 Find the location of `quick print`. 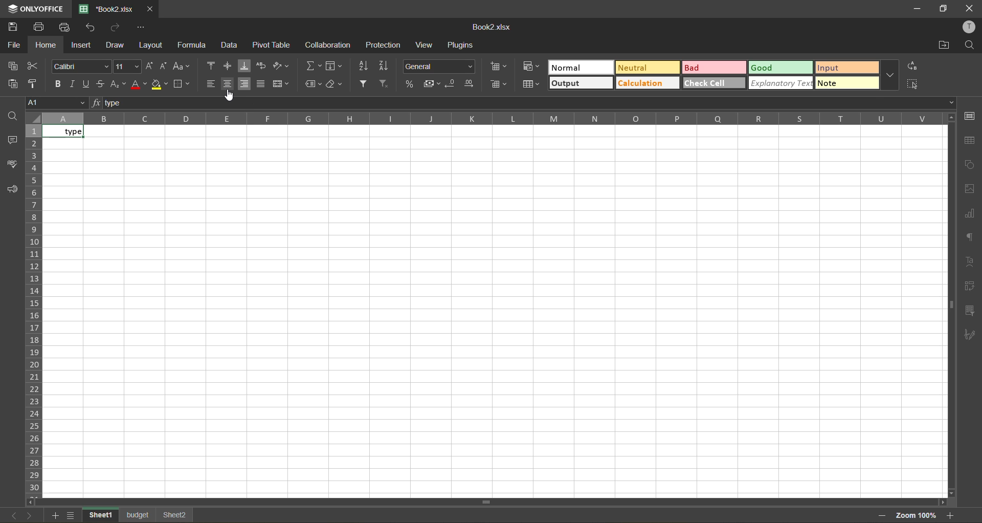

quick print is located at coordinates (65, 27).